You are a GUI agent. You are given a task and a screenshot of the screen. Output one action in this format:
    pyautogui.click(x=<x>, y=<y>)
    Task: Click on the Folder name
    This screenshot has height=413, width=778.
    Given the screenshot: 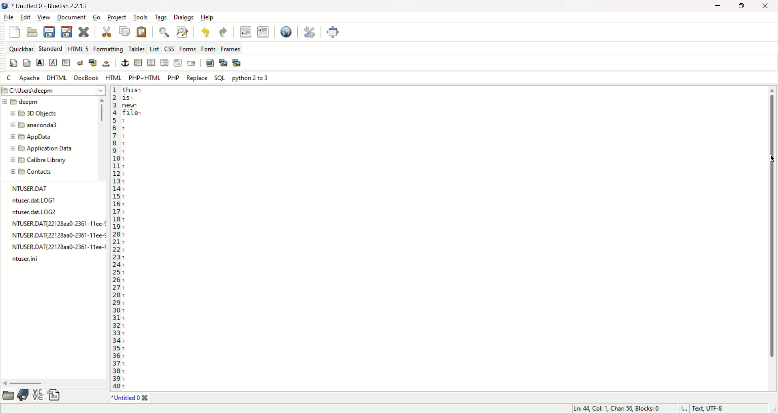 What is the action you would take?
    pyautogui.click(x=45, y=137)
    